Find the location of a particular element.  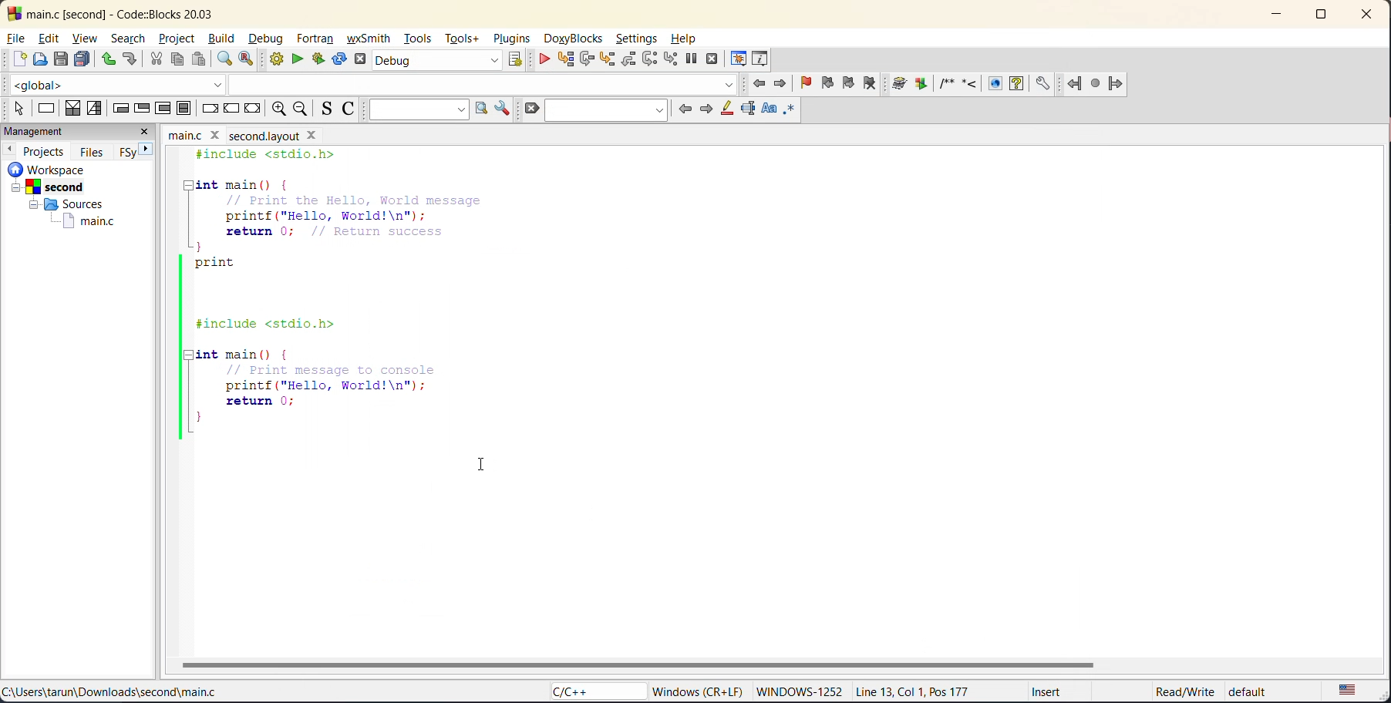

jump backward is located at coordinates (1076, 83).